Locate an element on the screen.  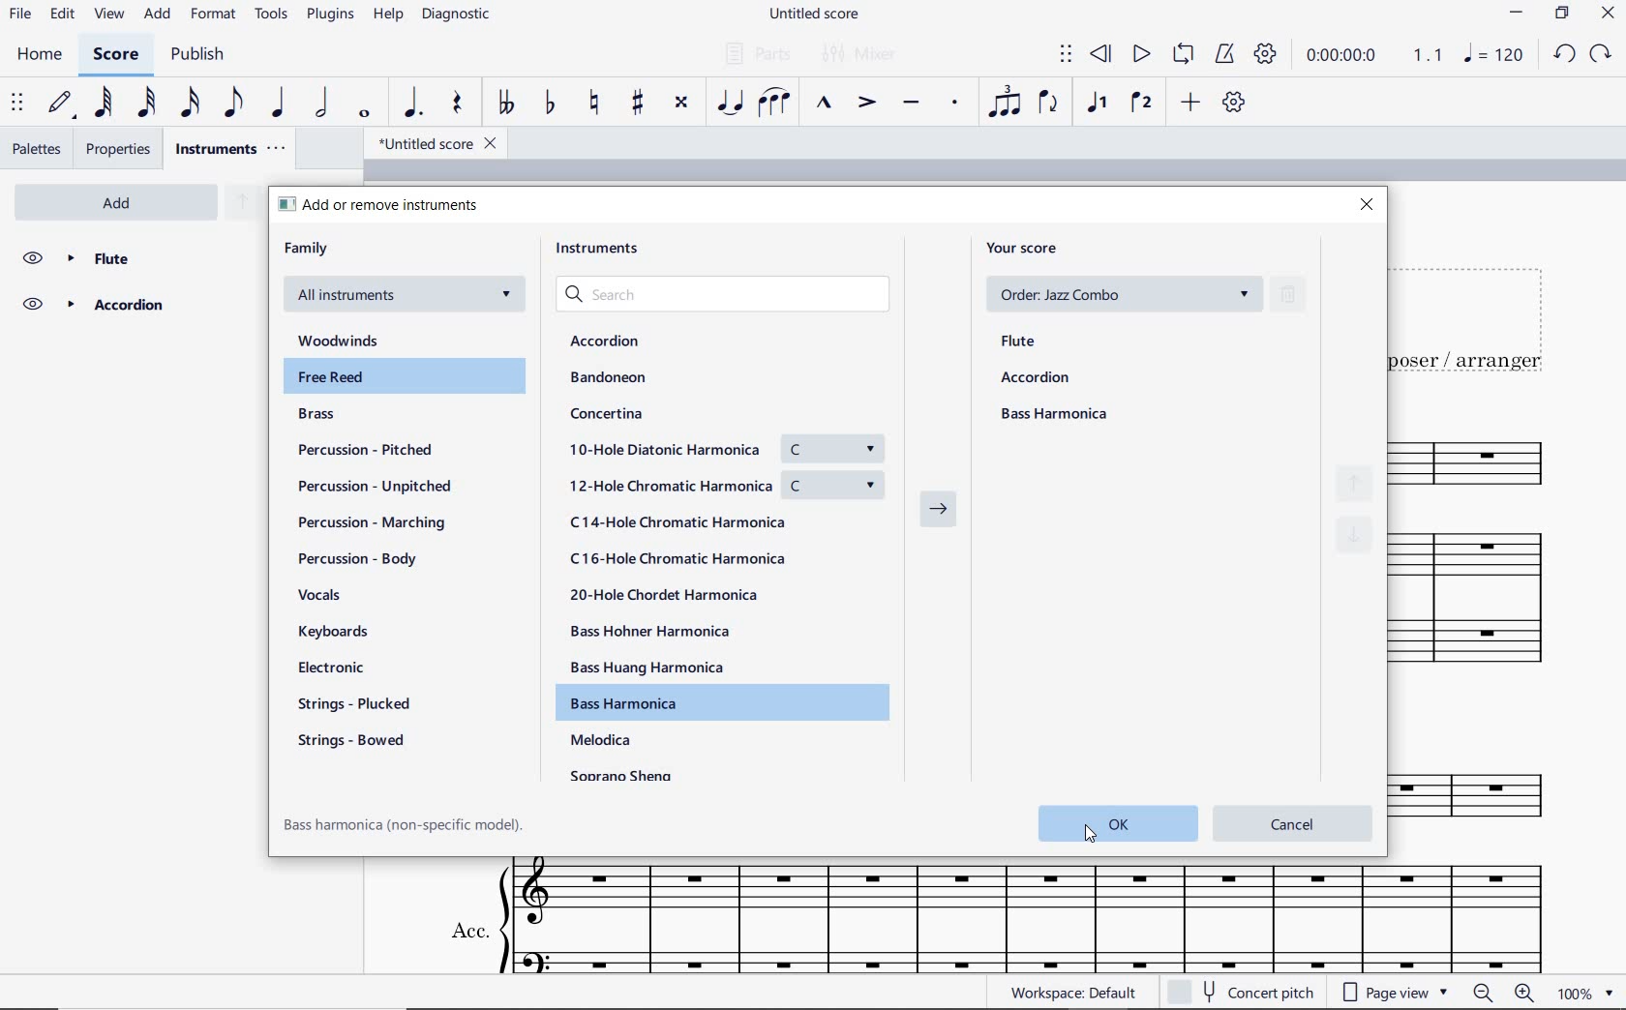
rewind is located at coordinates (1104, 55).